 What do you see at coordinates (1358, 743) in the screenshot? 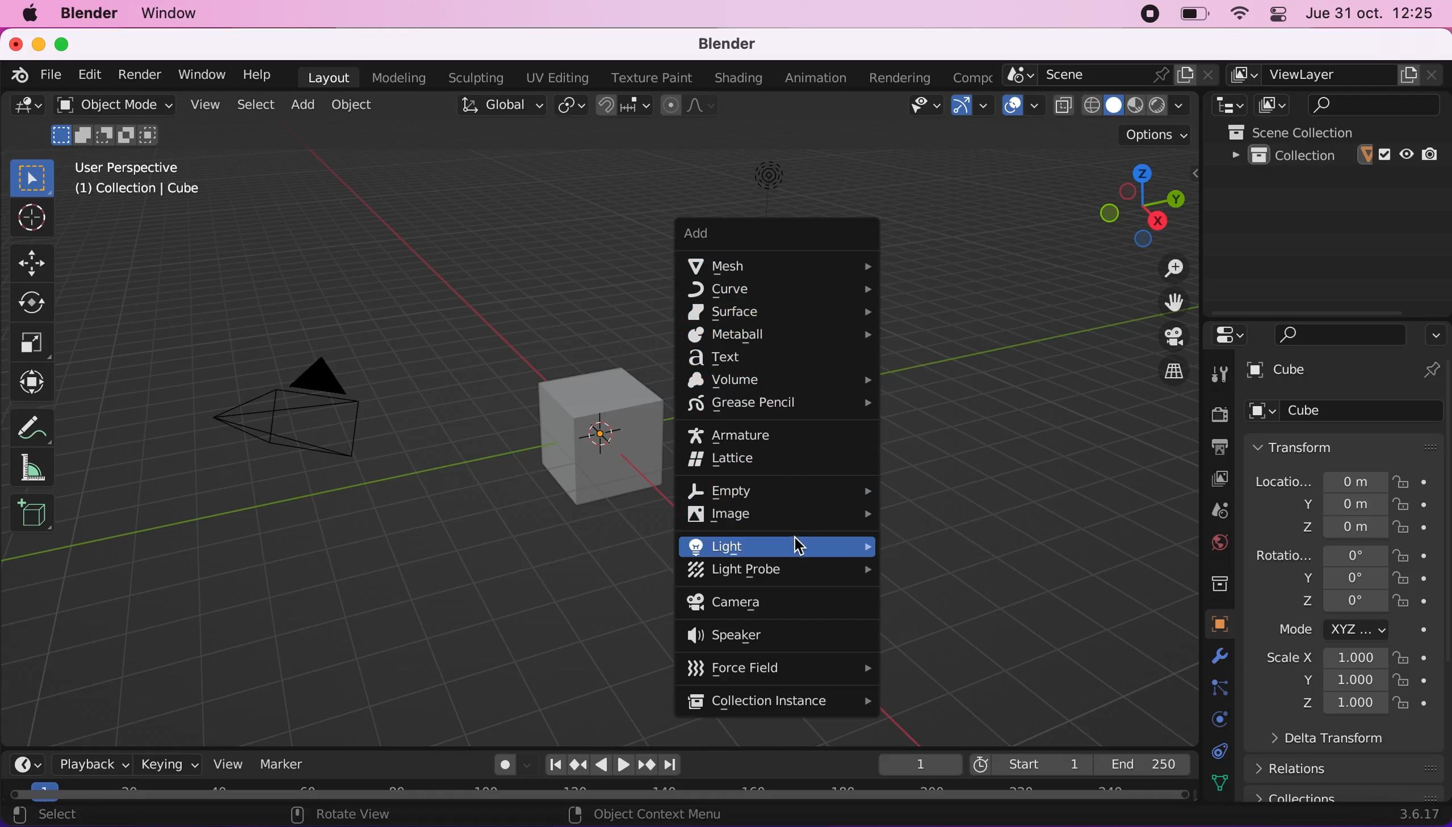
I see `delta transform` at bounding box center [1358, 743].